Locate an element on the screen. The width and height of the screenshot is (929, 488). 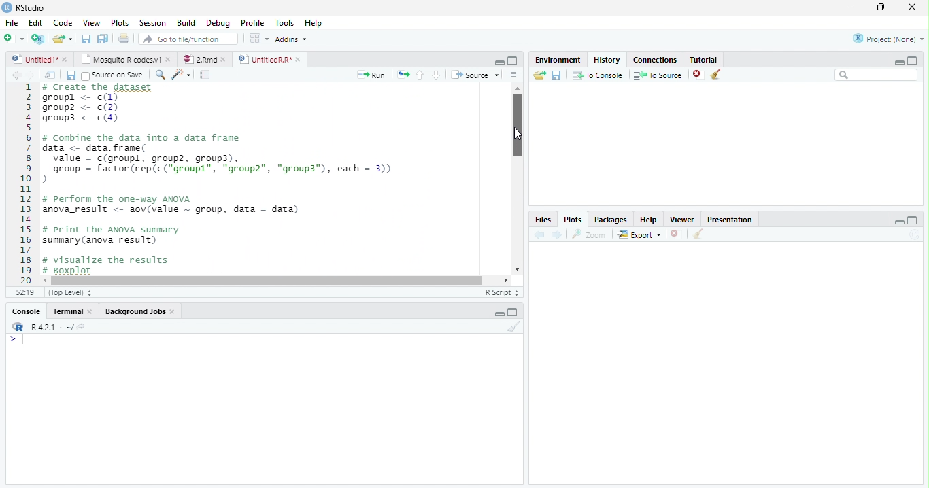
Alignment is located at coordinates (512, 75).